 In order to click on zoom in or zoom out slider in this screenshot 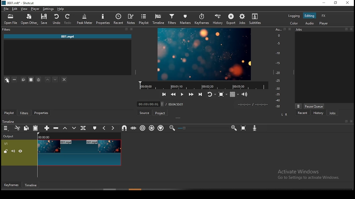, I will do `click(203, 128)`.